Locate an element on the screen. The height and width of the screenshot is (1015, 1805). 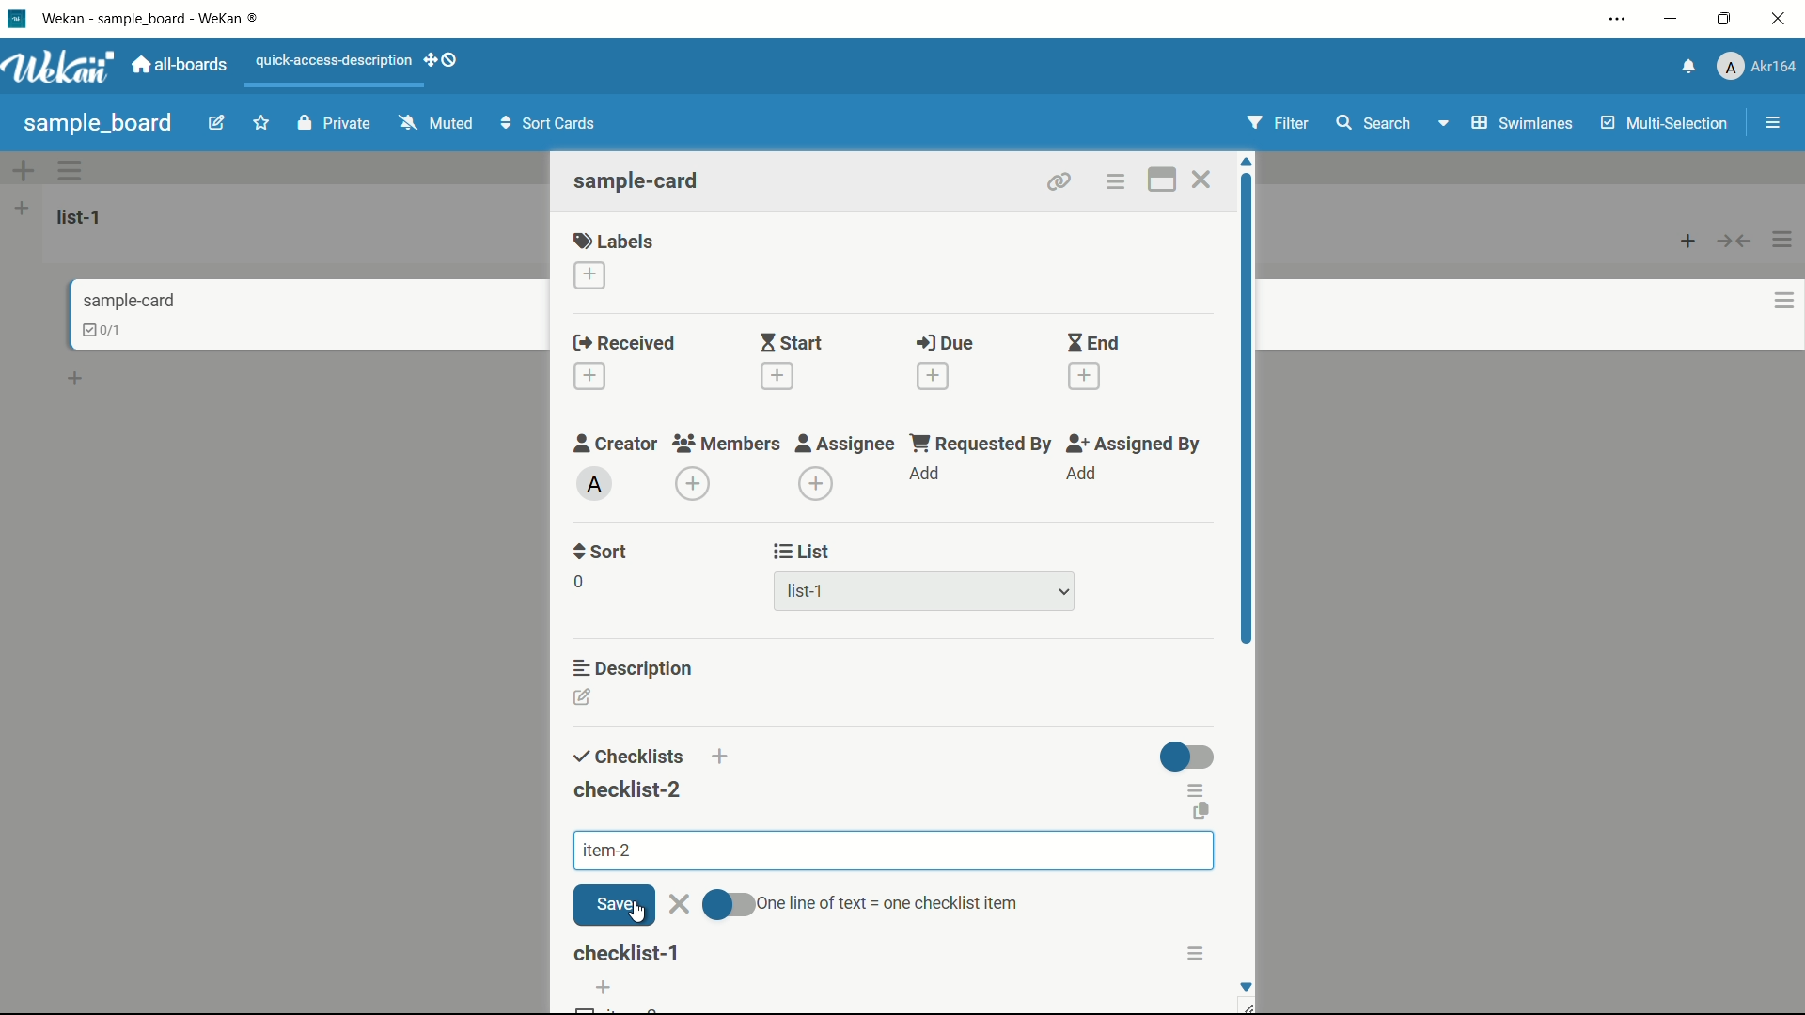
text is located at coordinates (893, 902).